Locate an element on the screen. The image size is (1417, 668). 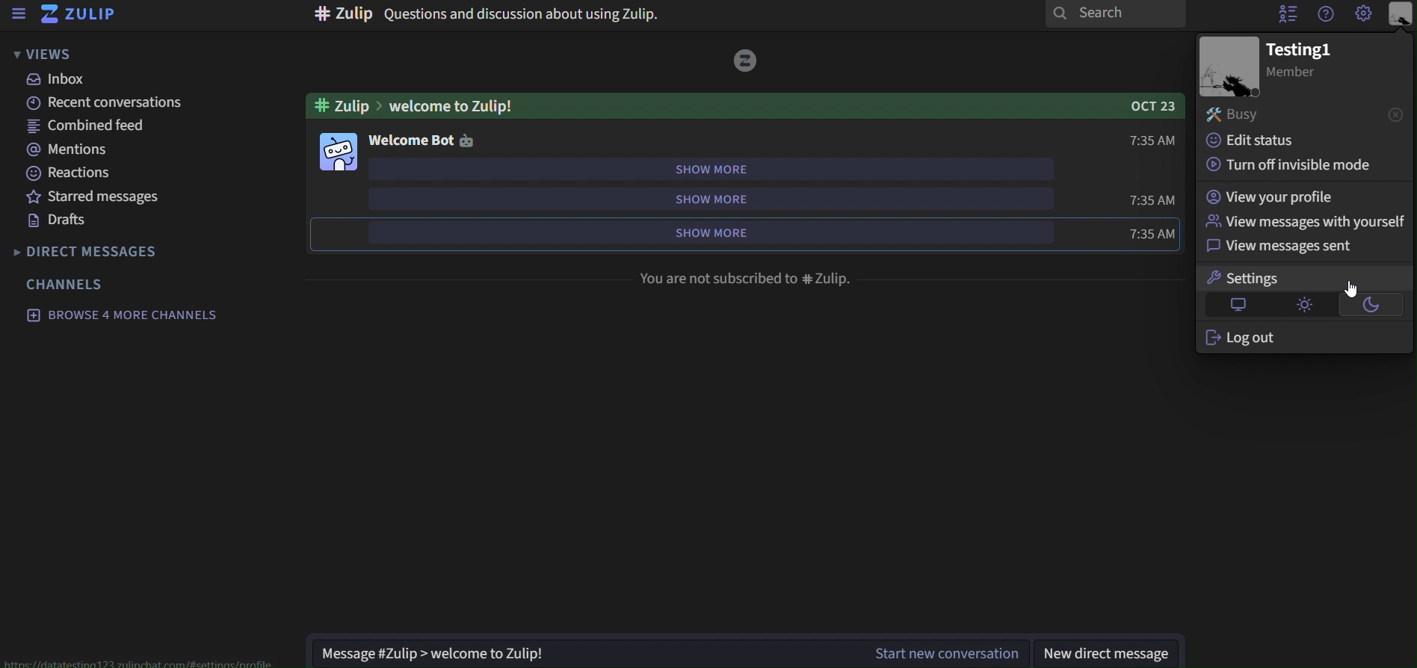
combined feed is located at coordinates (132, 127).